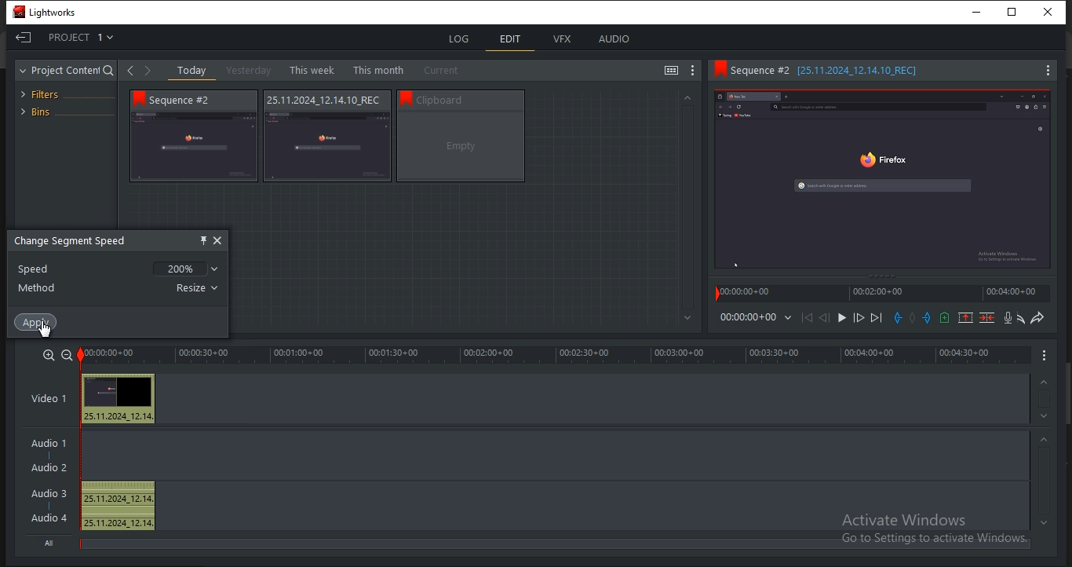  What do you see at coordinates (933, 529) in the screenshot?
I see `Activate windows, Go to settings to activate windows` at bounding box center [933, 529].